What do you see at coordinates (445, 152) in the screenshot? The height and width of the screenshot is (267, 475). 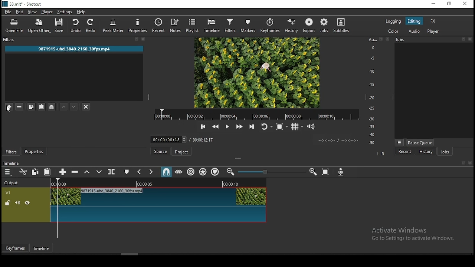 I see `jobs` at bounding box center [445, 152].